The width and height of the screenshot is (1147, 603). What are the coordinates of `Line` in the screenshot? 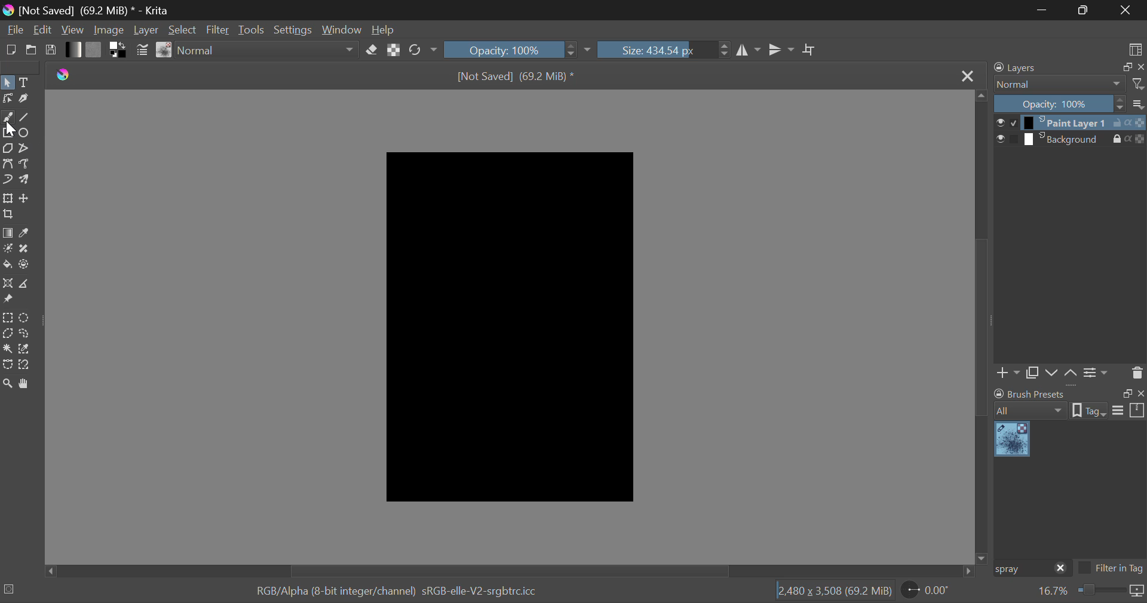 It's located at (24, 118).